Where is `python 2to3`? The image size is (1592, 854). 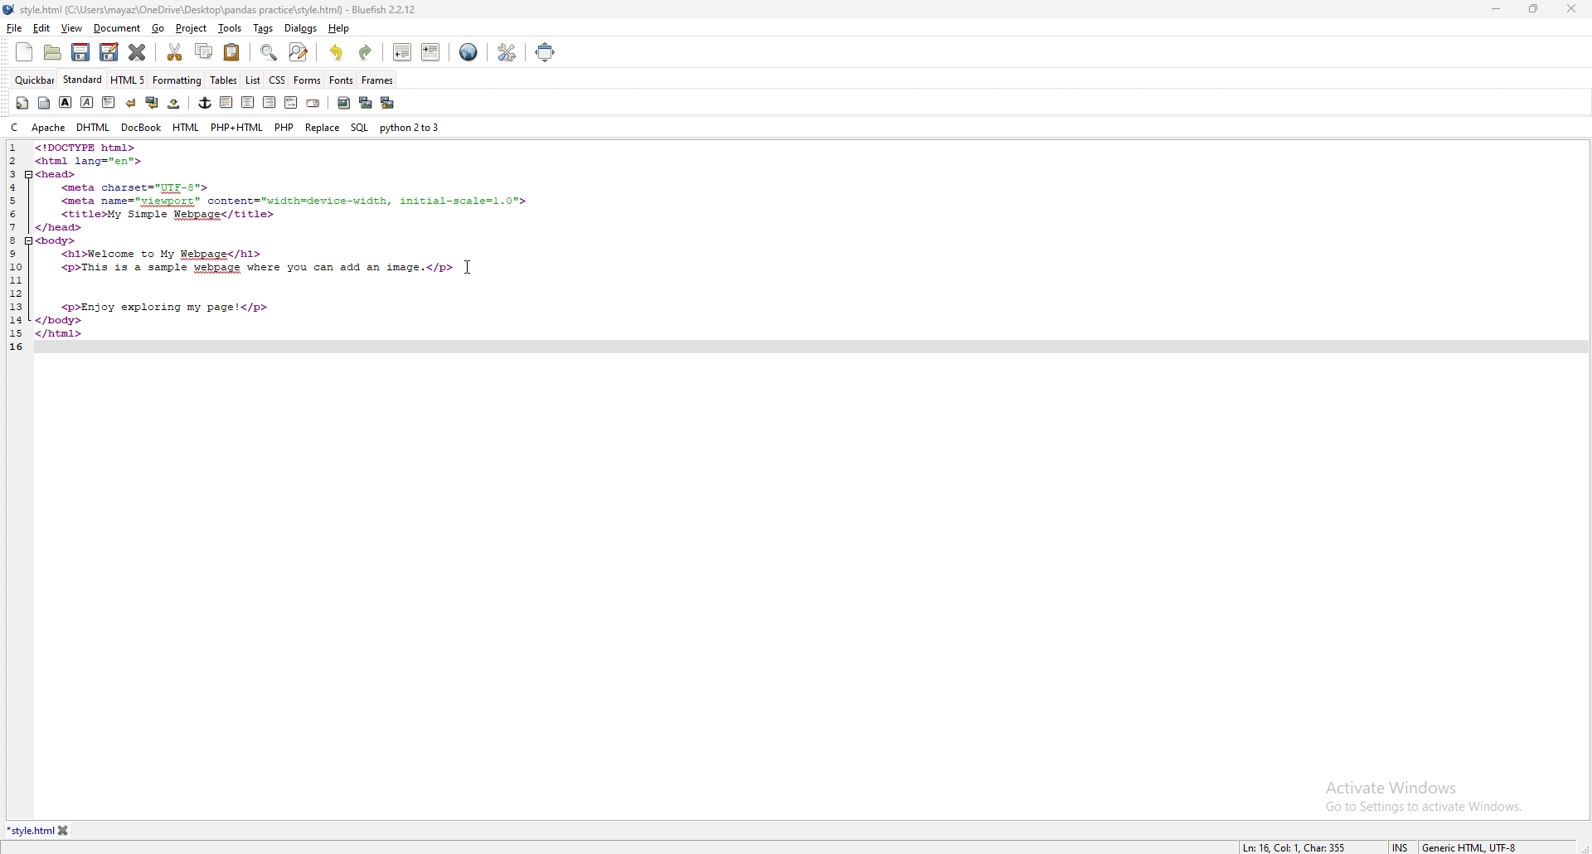
python 2to3 is located at coordinates (410, 127).